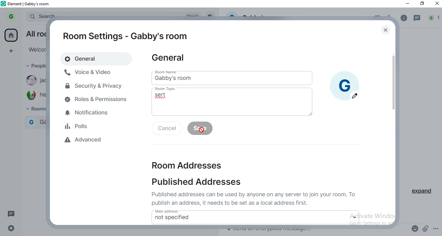 Image resolution: width=442 pixels, height=236 pixels. What do you see at coordinates (35, 81) in the screenshot?
I see `jackmama` at bounding box center [35, 81].